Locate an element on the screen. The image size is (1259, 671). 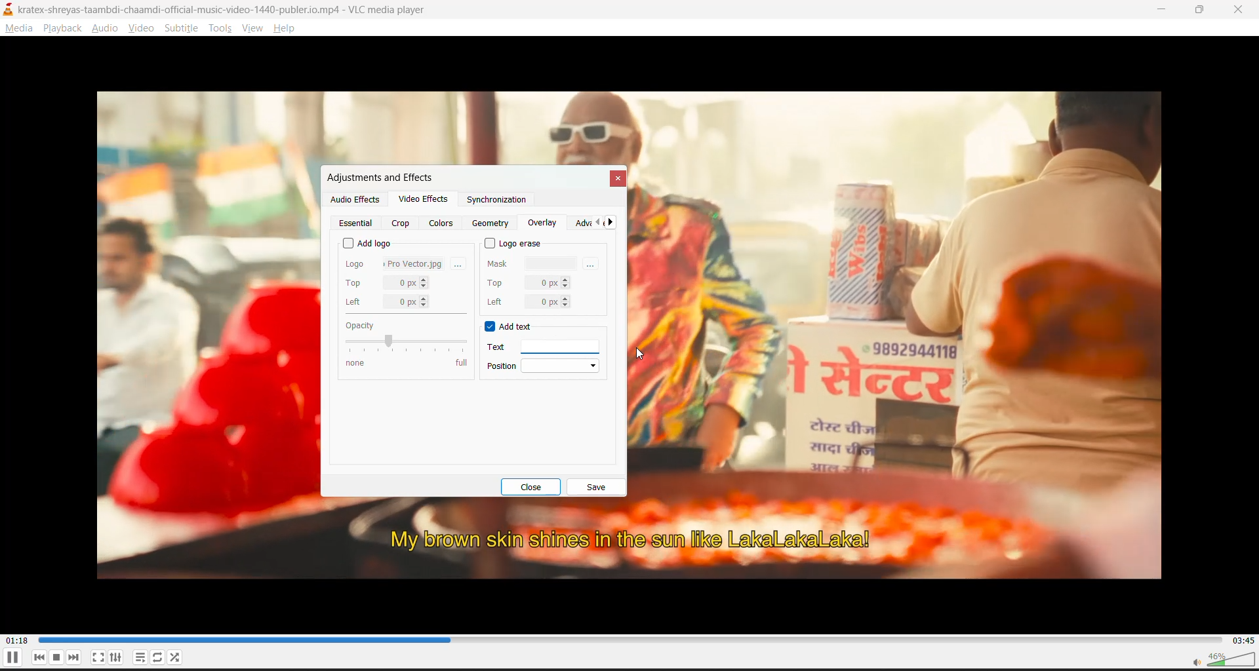
logo erase is located at coordinates (515, 243).